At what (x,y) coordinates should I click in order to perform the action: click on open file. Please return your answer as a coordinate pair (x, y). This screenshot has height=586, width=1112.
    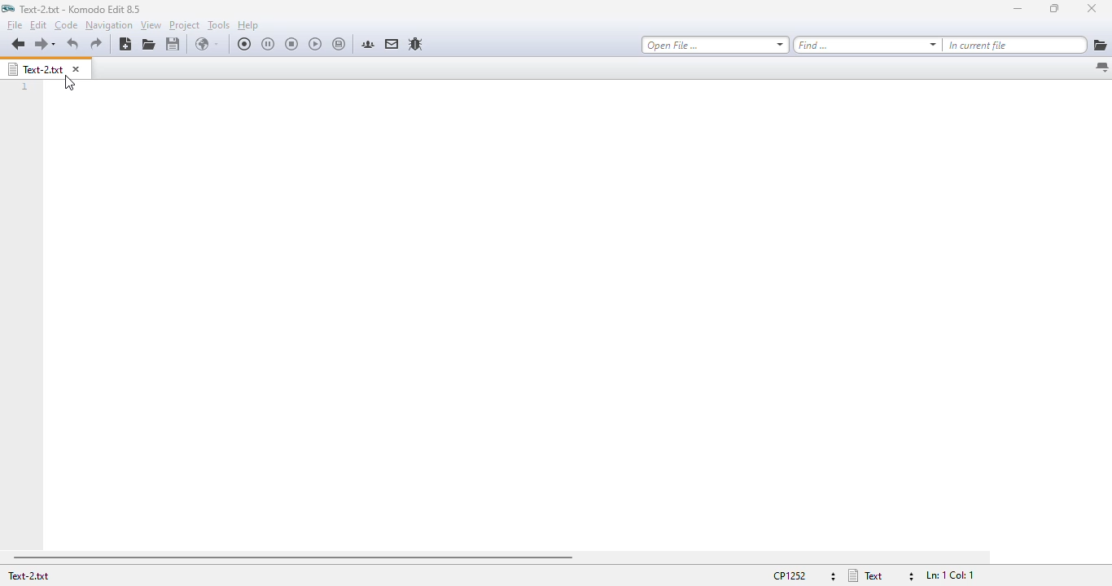
    Looking at the image, I should click on (716, 45).